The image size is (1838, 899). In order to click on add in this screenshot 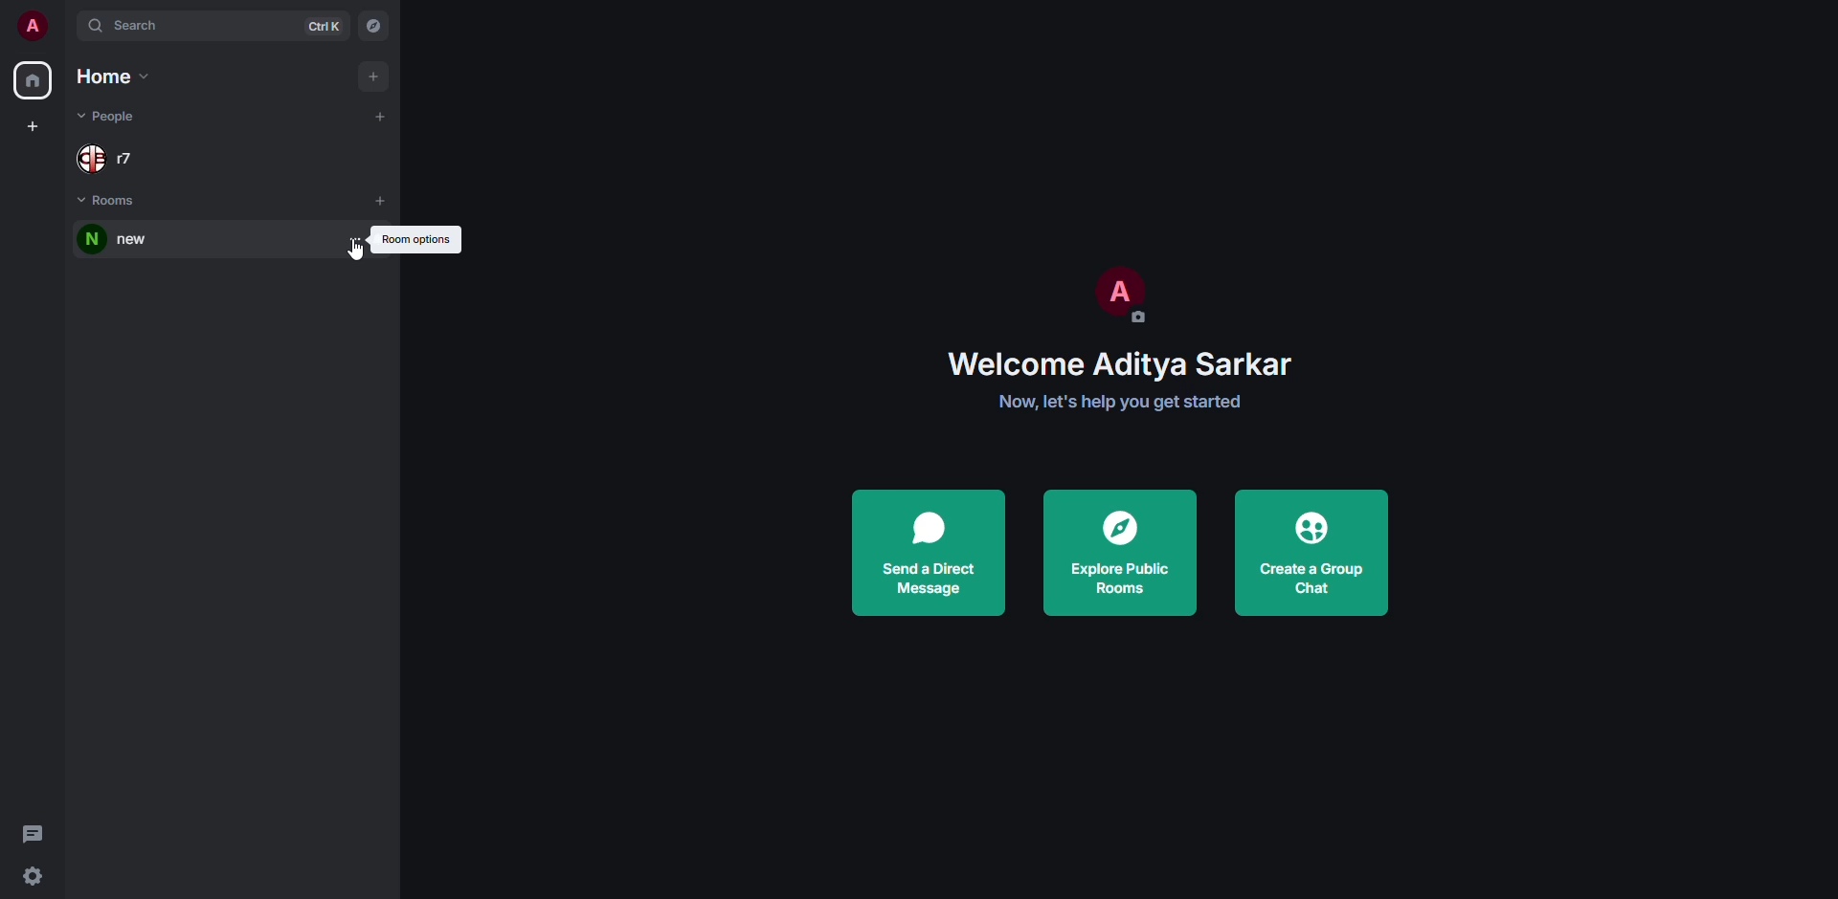, I will do `click(370, 76)`.